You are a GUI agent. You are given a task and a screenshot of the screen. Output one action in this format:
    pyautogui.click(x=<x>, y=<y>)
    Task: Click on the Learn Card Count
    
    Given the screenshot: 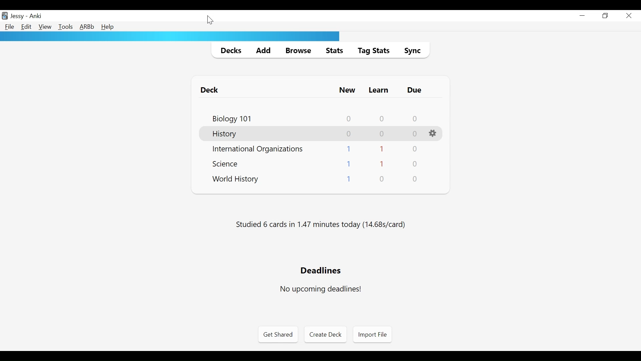 What is the action you would take?
    pyautogui.click(x=382, y=149)
    